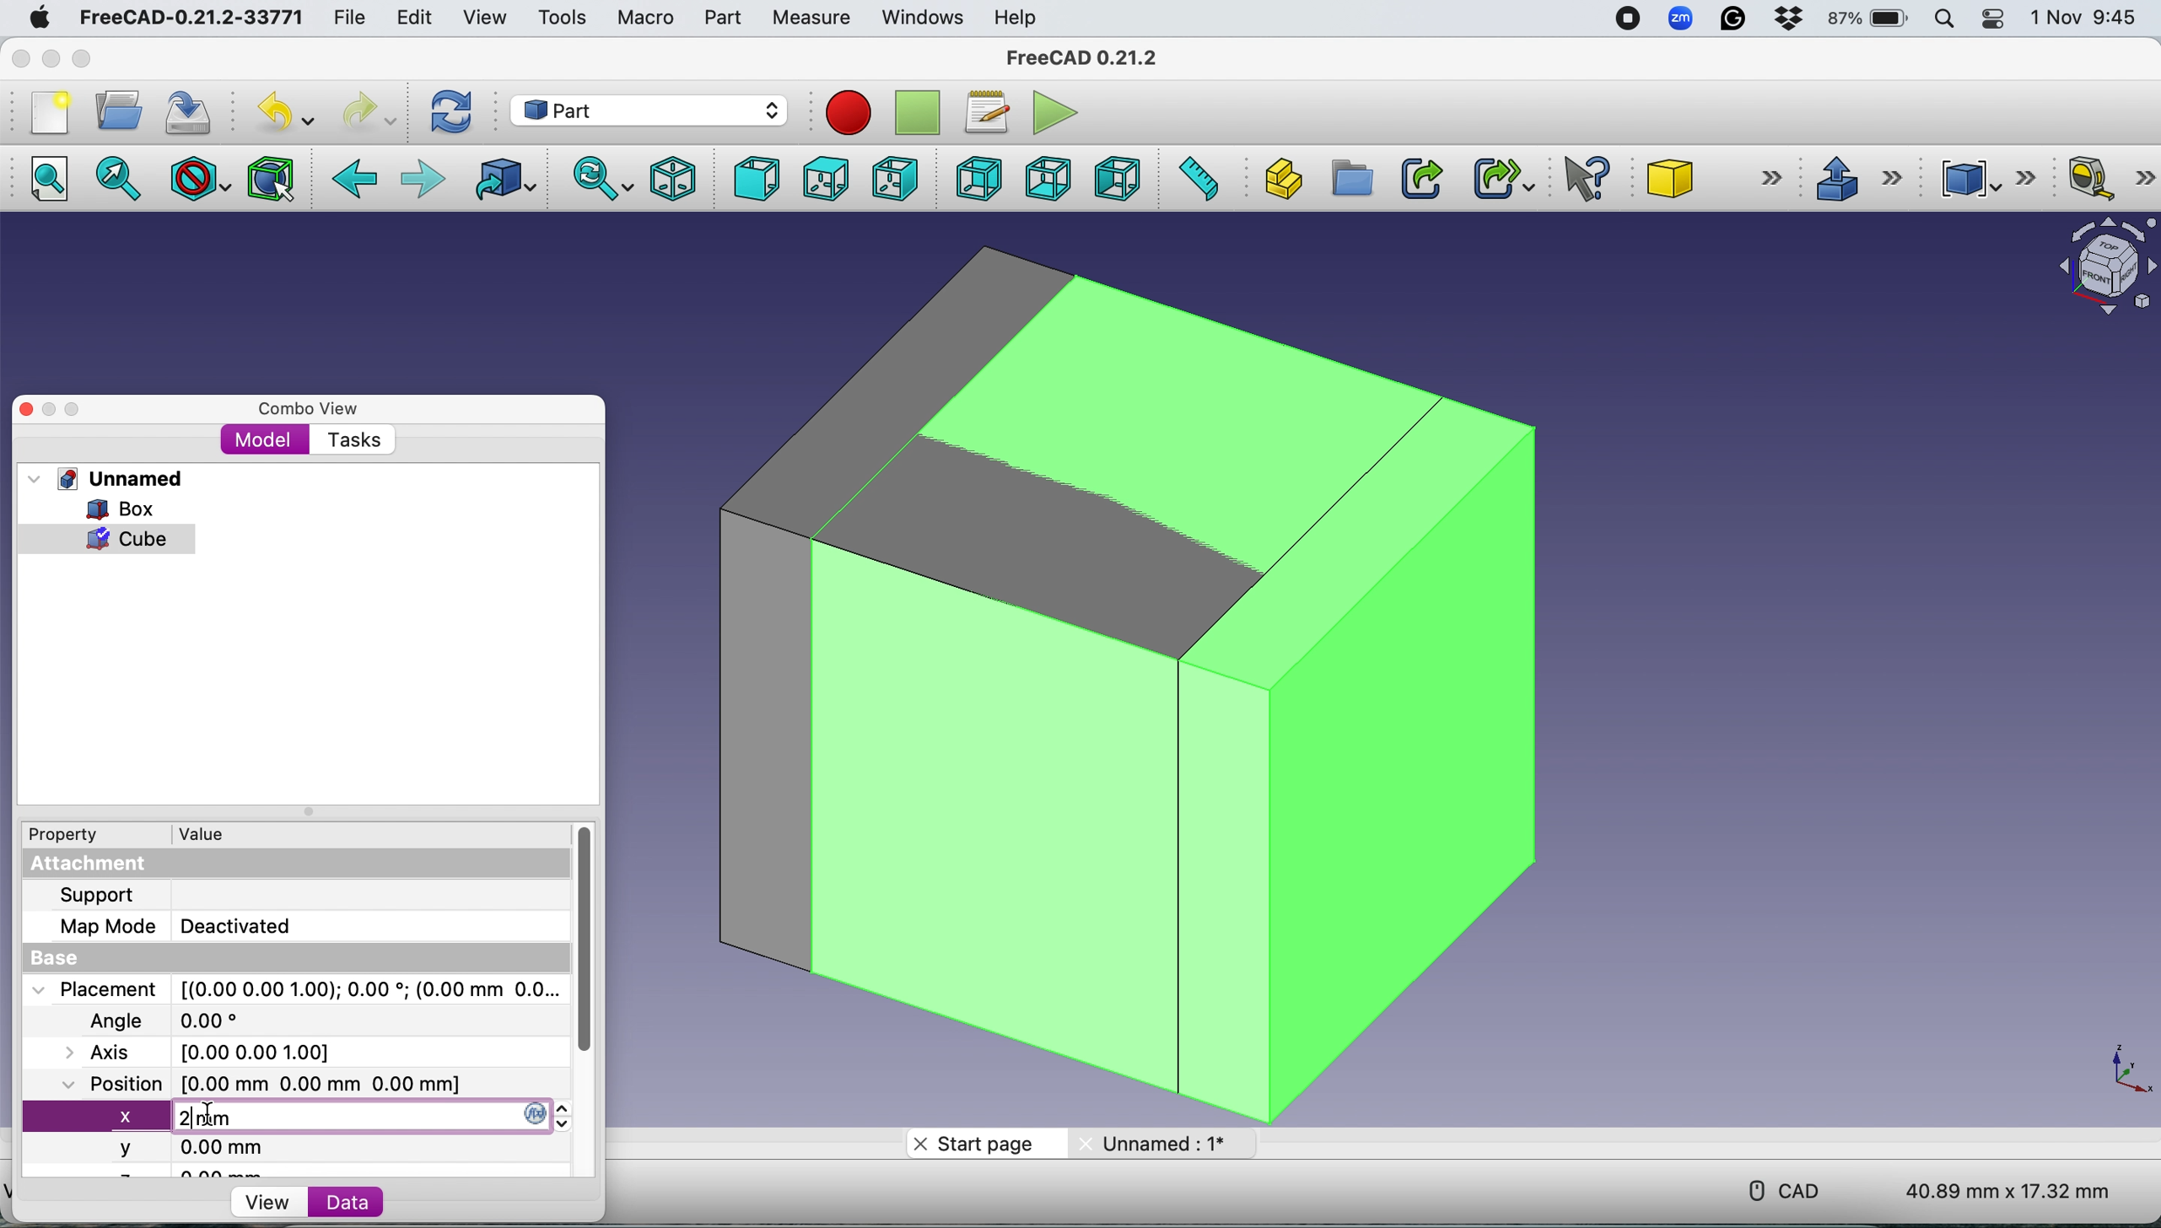 This screenshot has width=2161, height=1228. What do you see at coordinates (2087, 18) in the screenshot?
I see `1 Nov 9:45` at bounding box center [2087, 18].